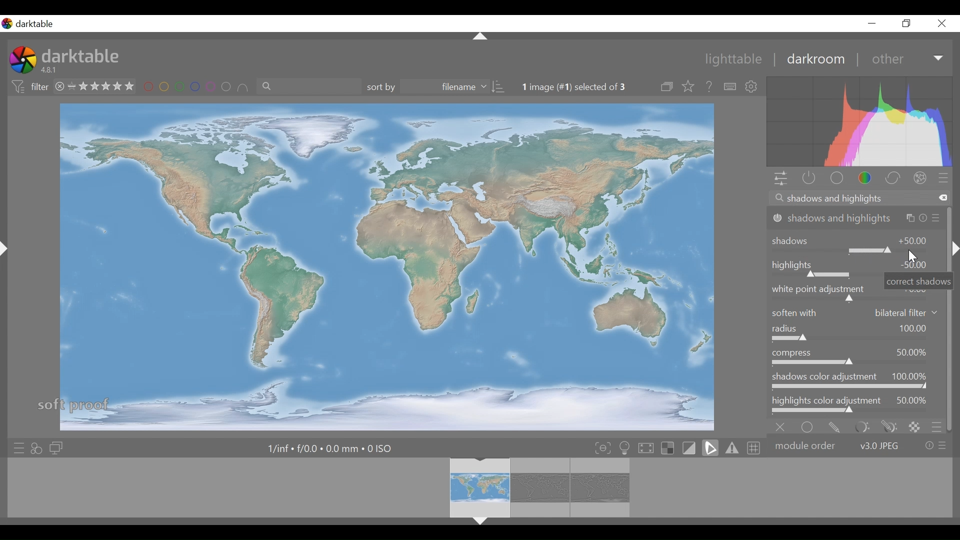 This screenshot has height=540, width=960. What do you see at coordinates (709, 86) in the screenshot?
I see `help` at bounding box center [709, 86].